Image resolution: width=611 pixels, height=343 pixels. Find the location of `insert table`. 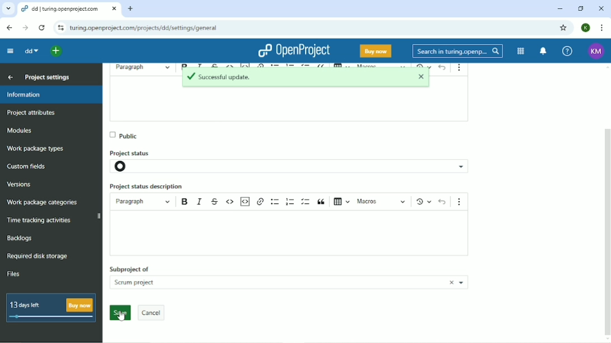

insert table is located at coordinates (341, 201).